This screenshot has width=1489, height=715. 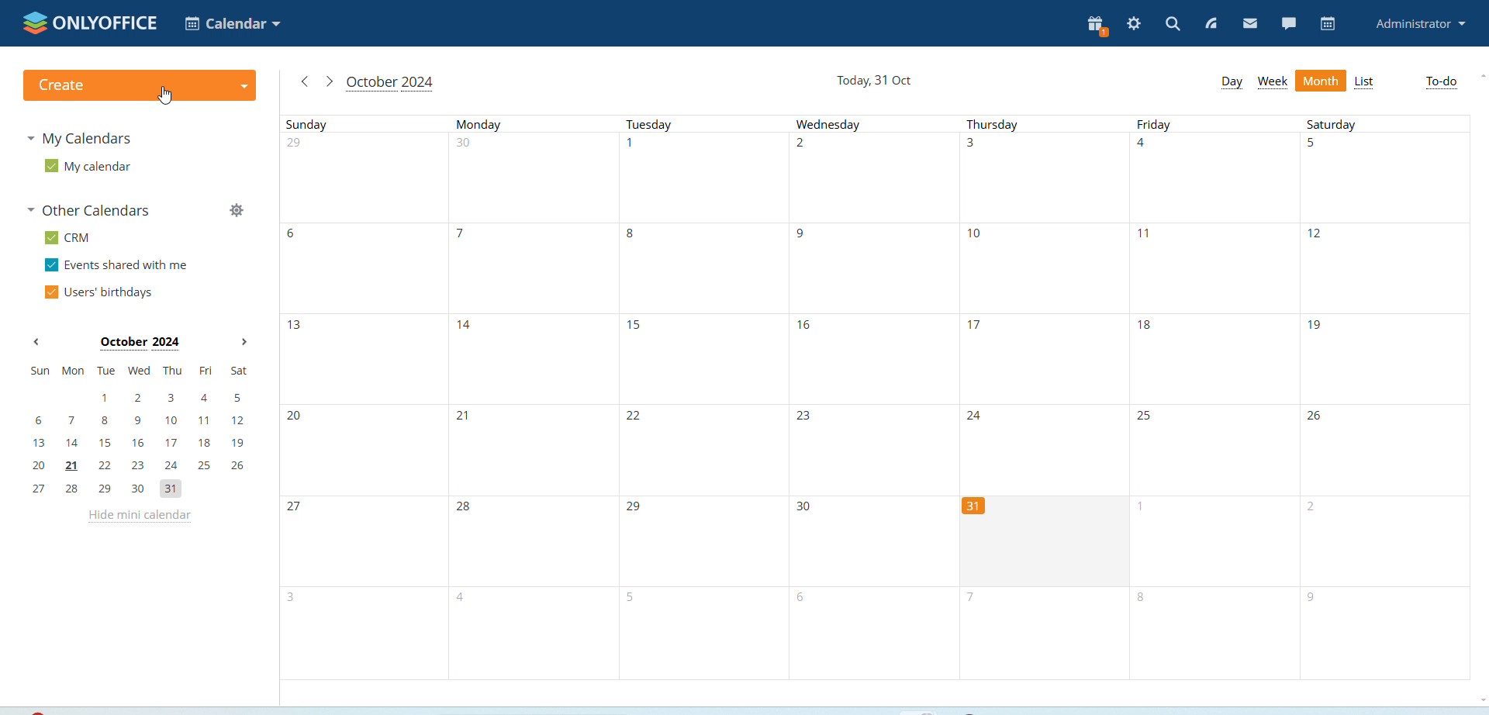 I want to click on previous month, so click(x=36, y=342).